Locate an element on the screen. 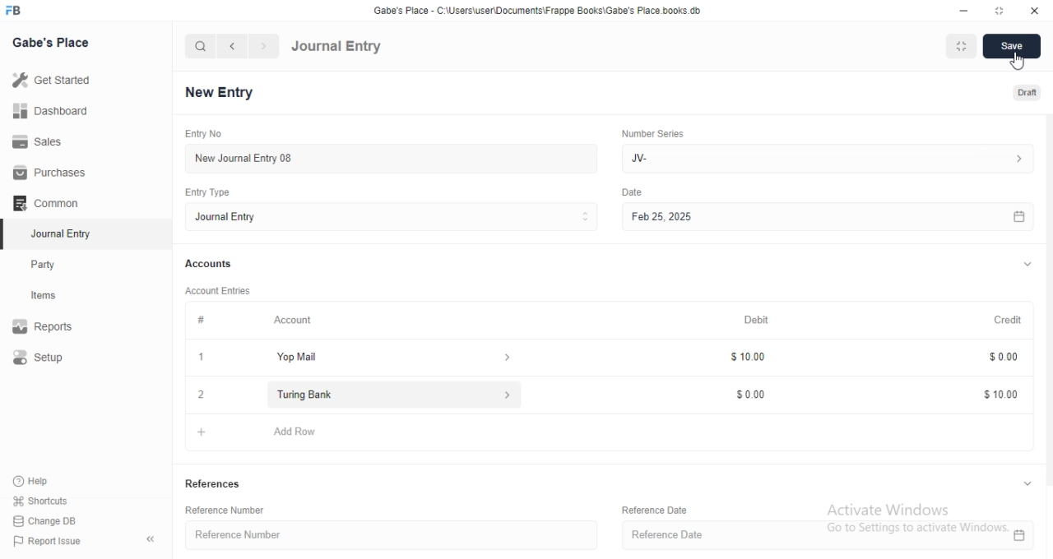  # is located at coordinates (200, 321).